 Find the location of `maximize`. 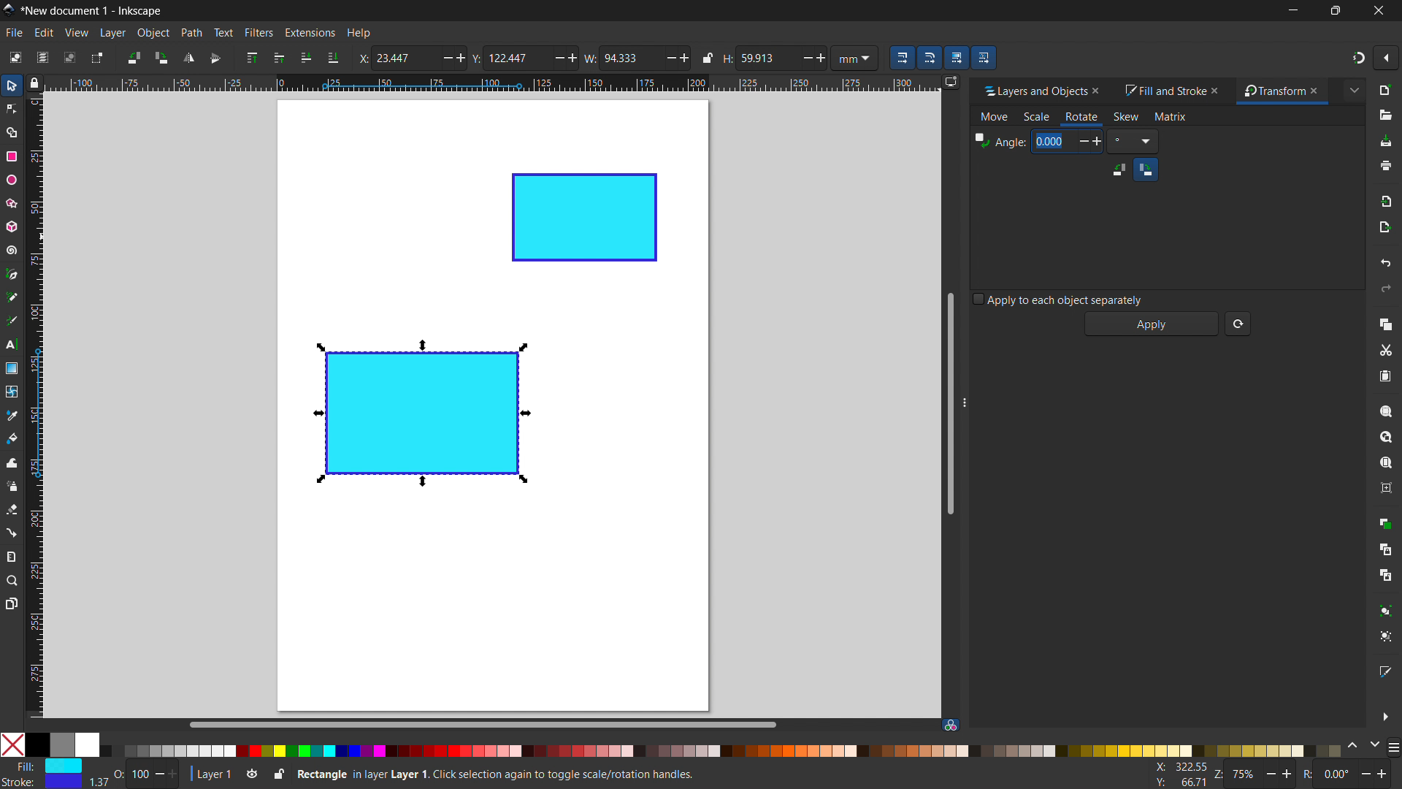

maximize is located at coordinates (1333, 10).